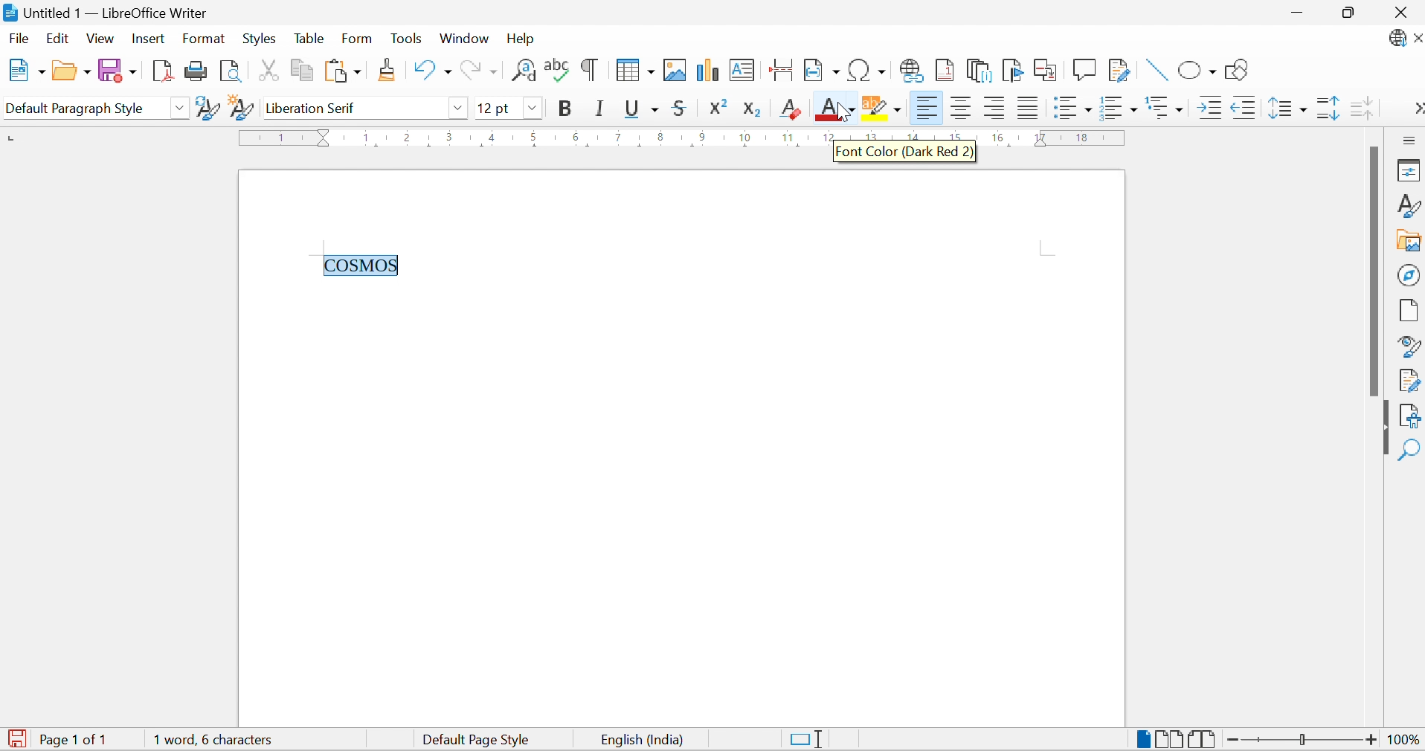  What do you see at coordinates (1071, 106) in the screenshot?
I see `Toggle Unordered List` at bounding box center [1071, 106].